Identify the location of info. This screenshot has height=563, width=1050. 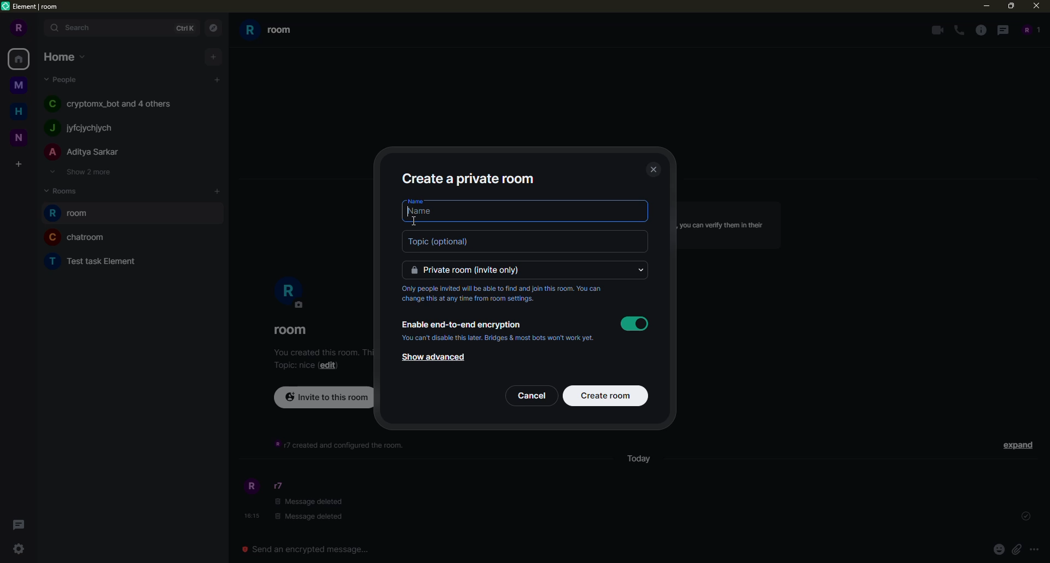
(500, 338).